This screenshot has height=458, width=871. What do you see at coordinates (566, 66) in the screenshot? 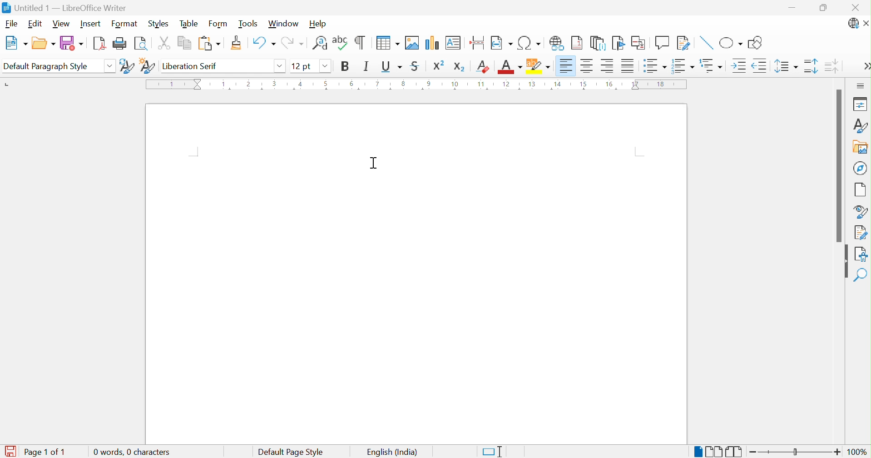
I see `Align left` at bounding box center [566, 66].